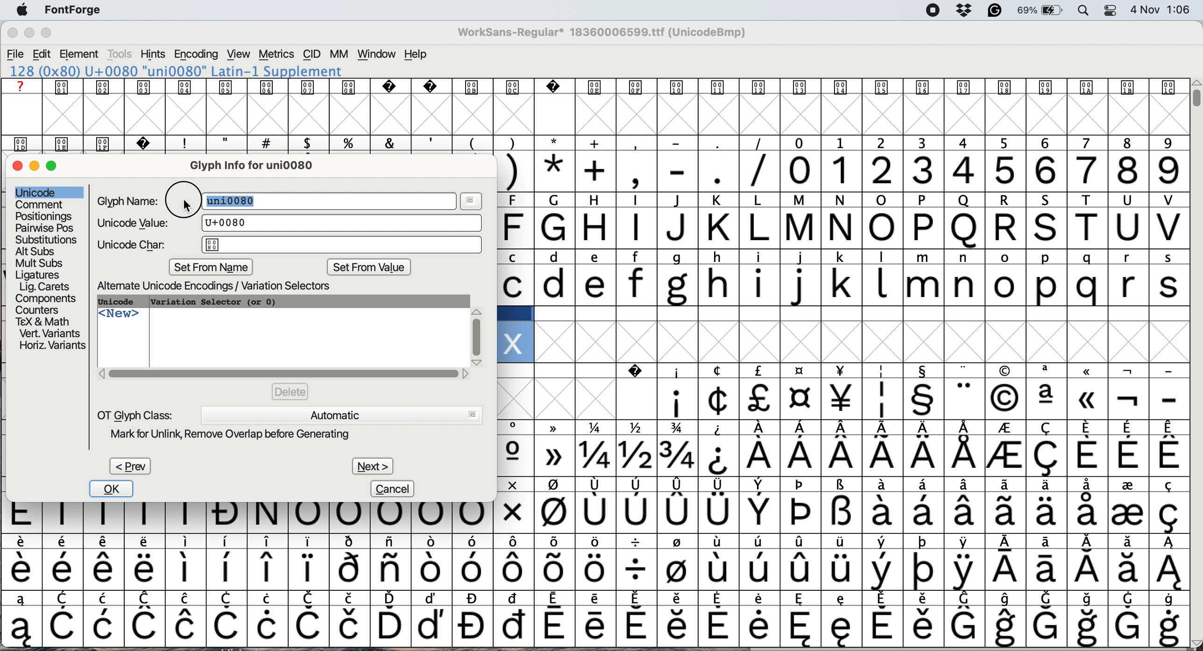  What do you see at coordinates (260, 165) in the screenshot?
I see `glyph info` at bounding box center [260, 165].